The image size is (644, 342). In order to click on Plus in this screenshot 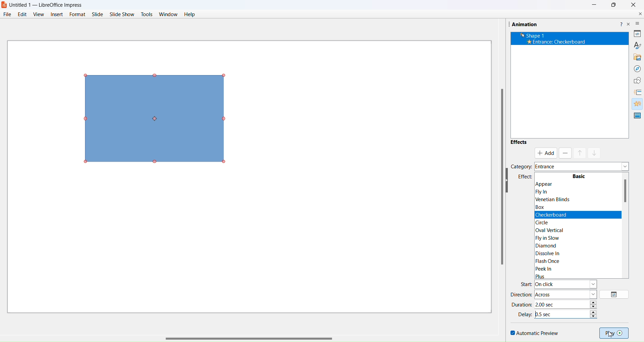, I will do `click(564, 275)`.